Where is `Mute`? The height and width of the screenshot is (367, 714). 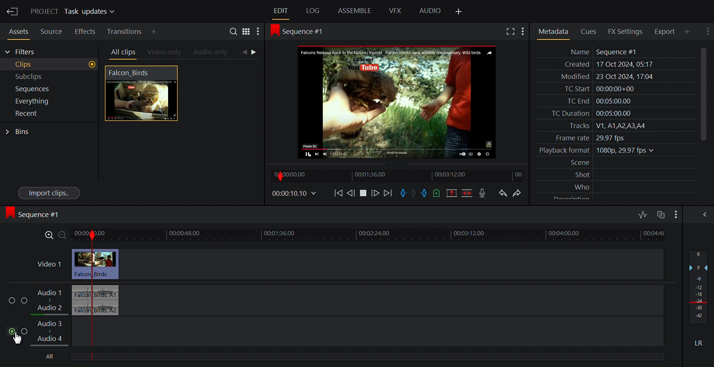 Mute is located at coordinates (699, 342).